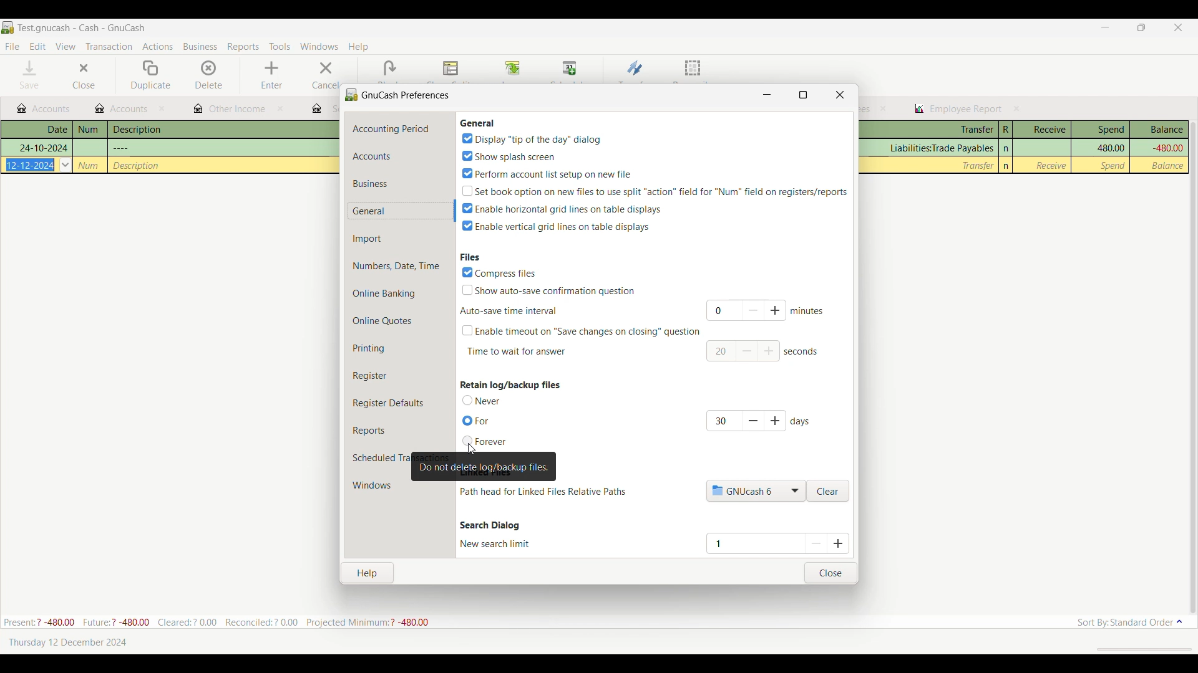 The width and height of the screenshot is (1198, 673). What do you see at coordinates (210, 75) in the screenshot?
I see `Delete` at bounding box center [210, 75].